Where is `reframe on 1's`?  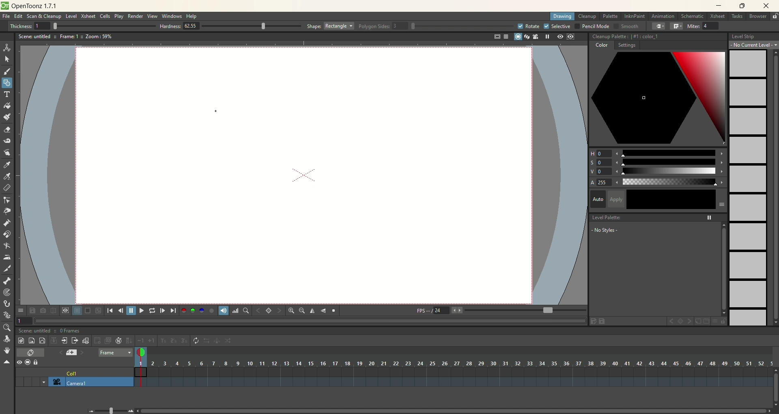 reframe on 1's is located at coordinates (164, 341).